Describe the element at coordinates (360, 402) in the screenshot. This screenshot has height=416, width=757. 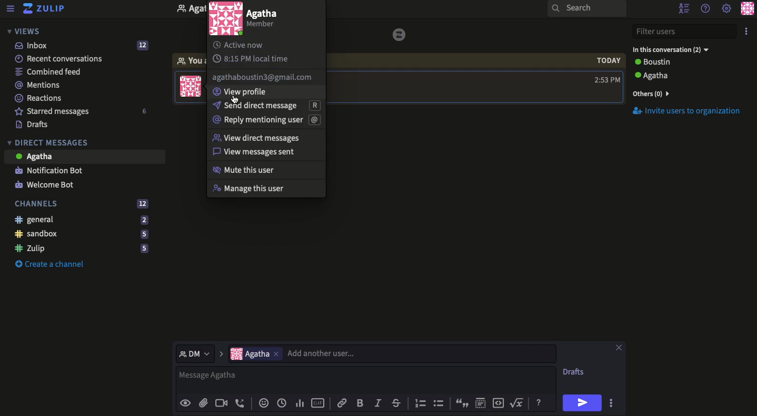
I see `Bold` at that location.